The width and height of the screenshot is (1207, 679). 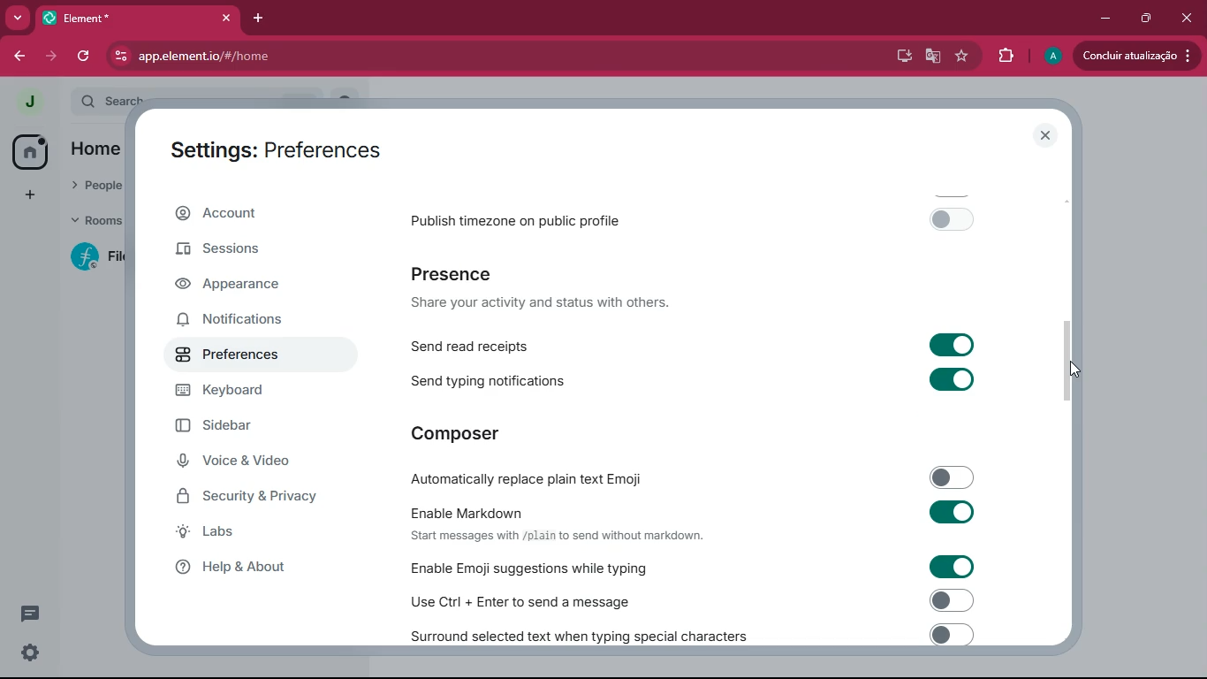 What do you see at coordinates (965, 57) in the screenshot?
I see `favourite` at bounding box center [965, 57].